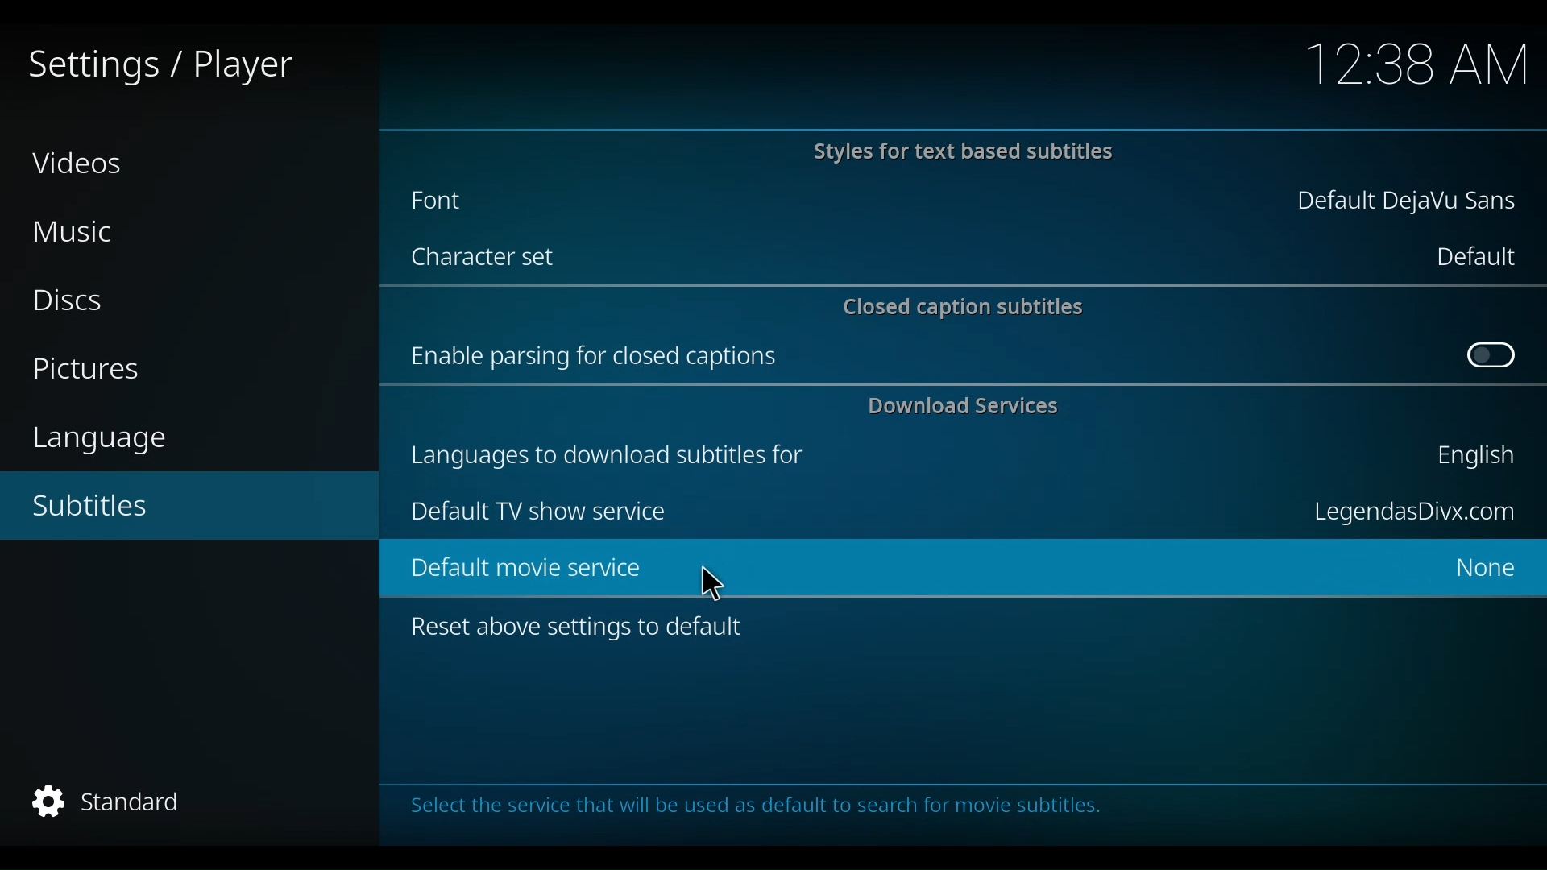  Describe the element at coordinates (1479, 571) in the screenshot. I see `None` at that location.